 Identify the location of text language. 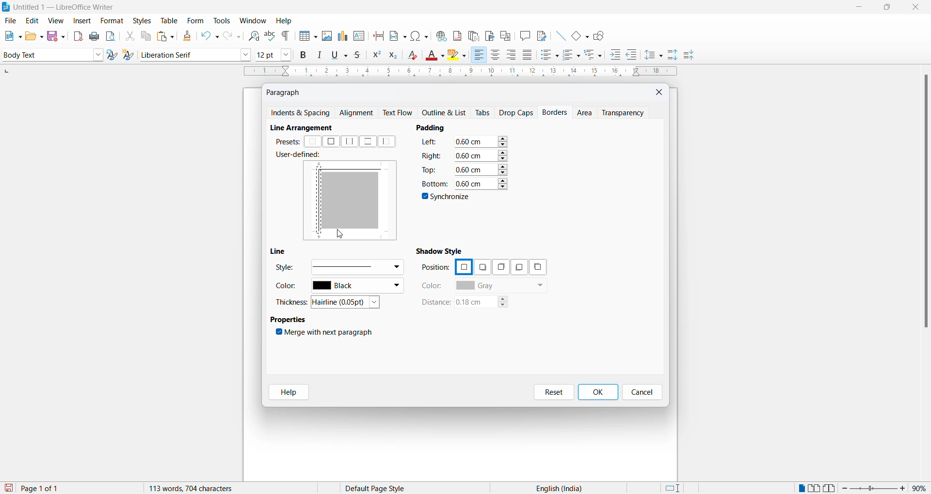
(555, 488).